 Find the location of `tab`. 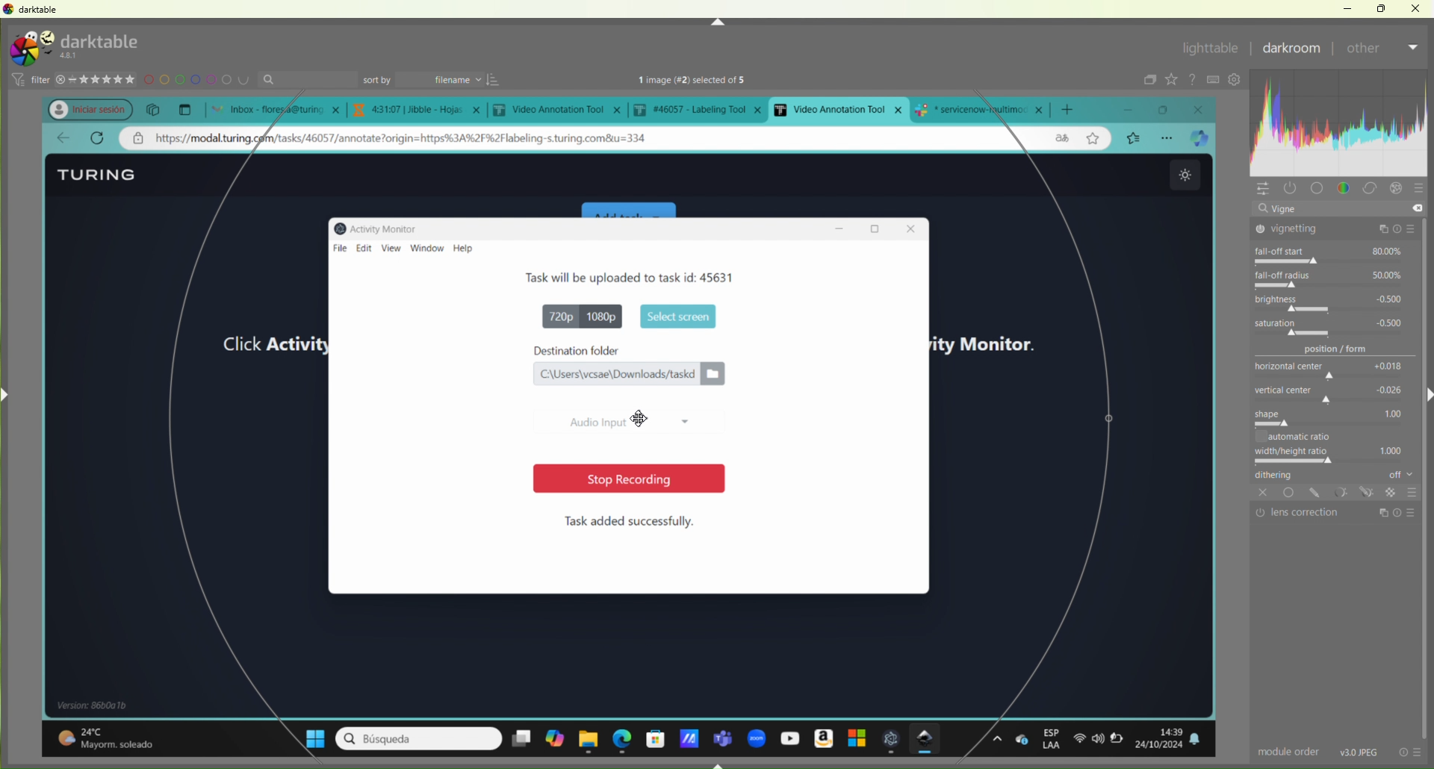

tab is located at coordinates (420, 110).